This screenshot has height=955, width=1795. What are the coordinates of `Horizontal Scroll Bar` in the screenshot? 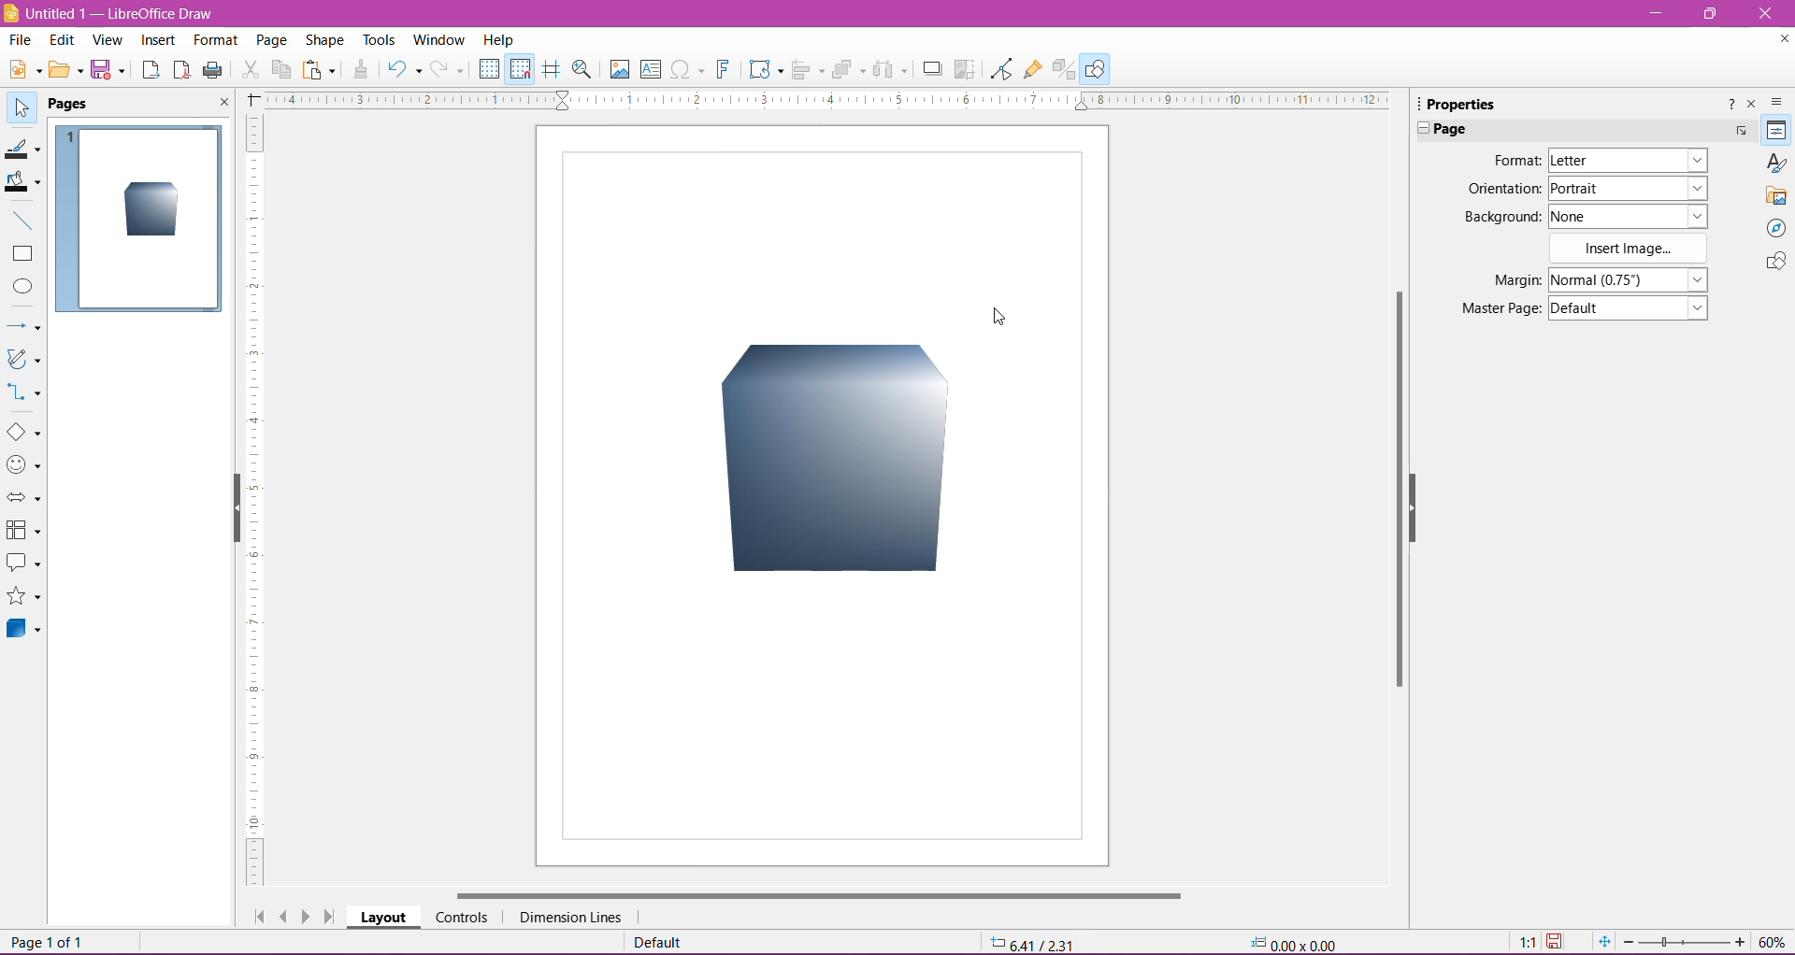 It's located at (815, 895).